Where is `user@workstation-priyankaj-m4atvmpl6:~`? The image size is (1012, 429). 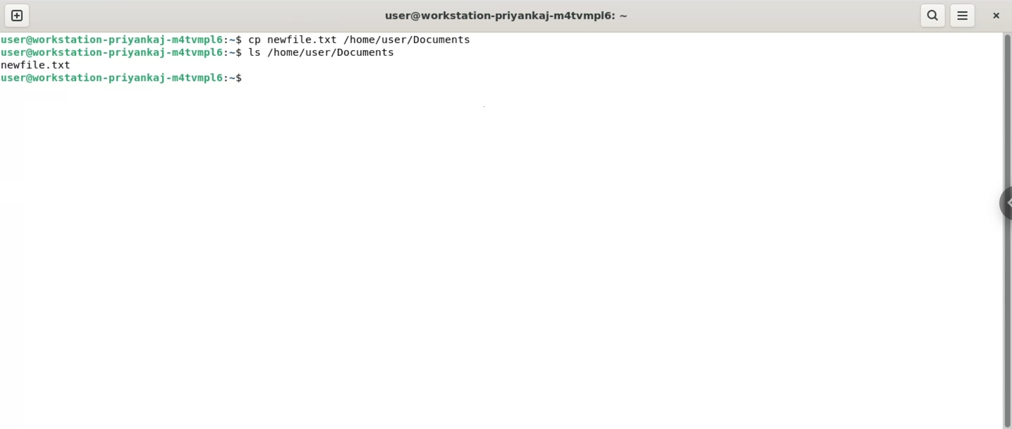
user@workstation-priyankaj-m4atvmpl6:~ is located at coordinates (506, 15).